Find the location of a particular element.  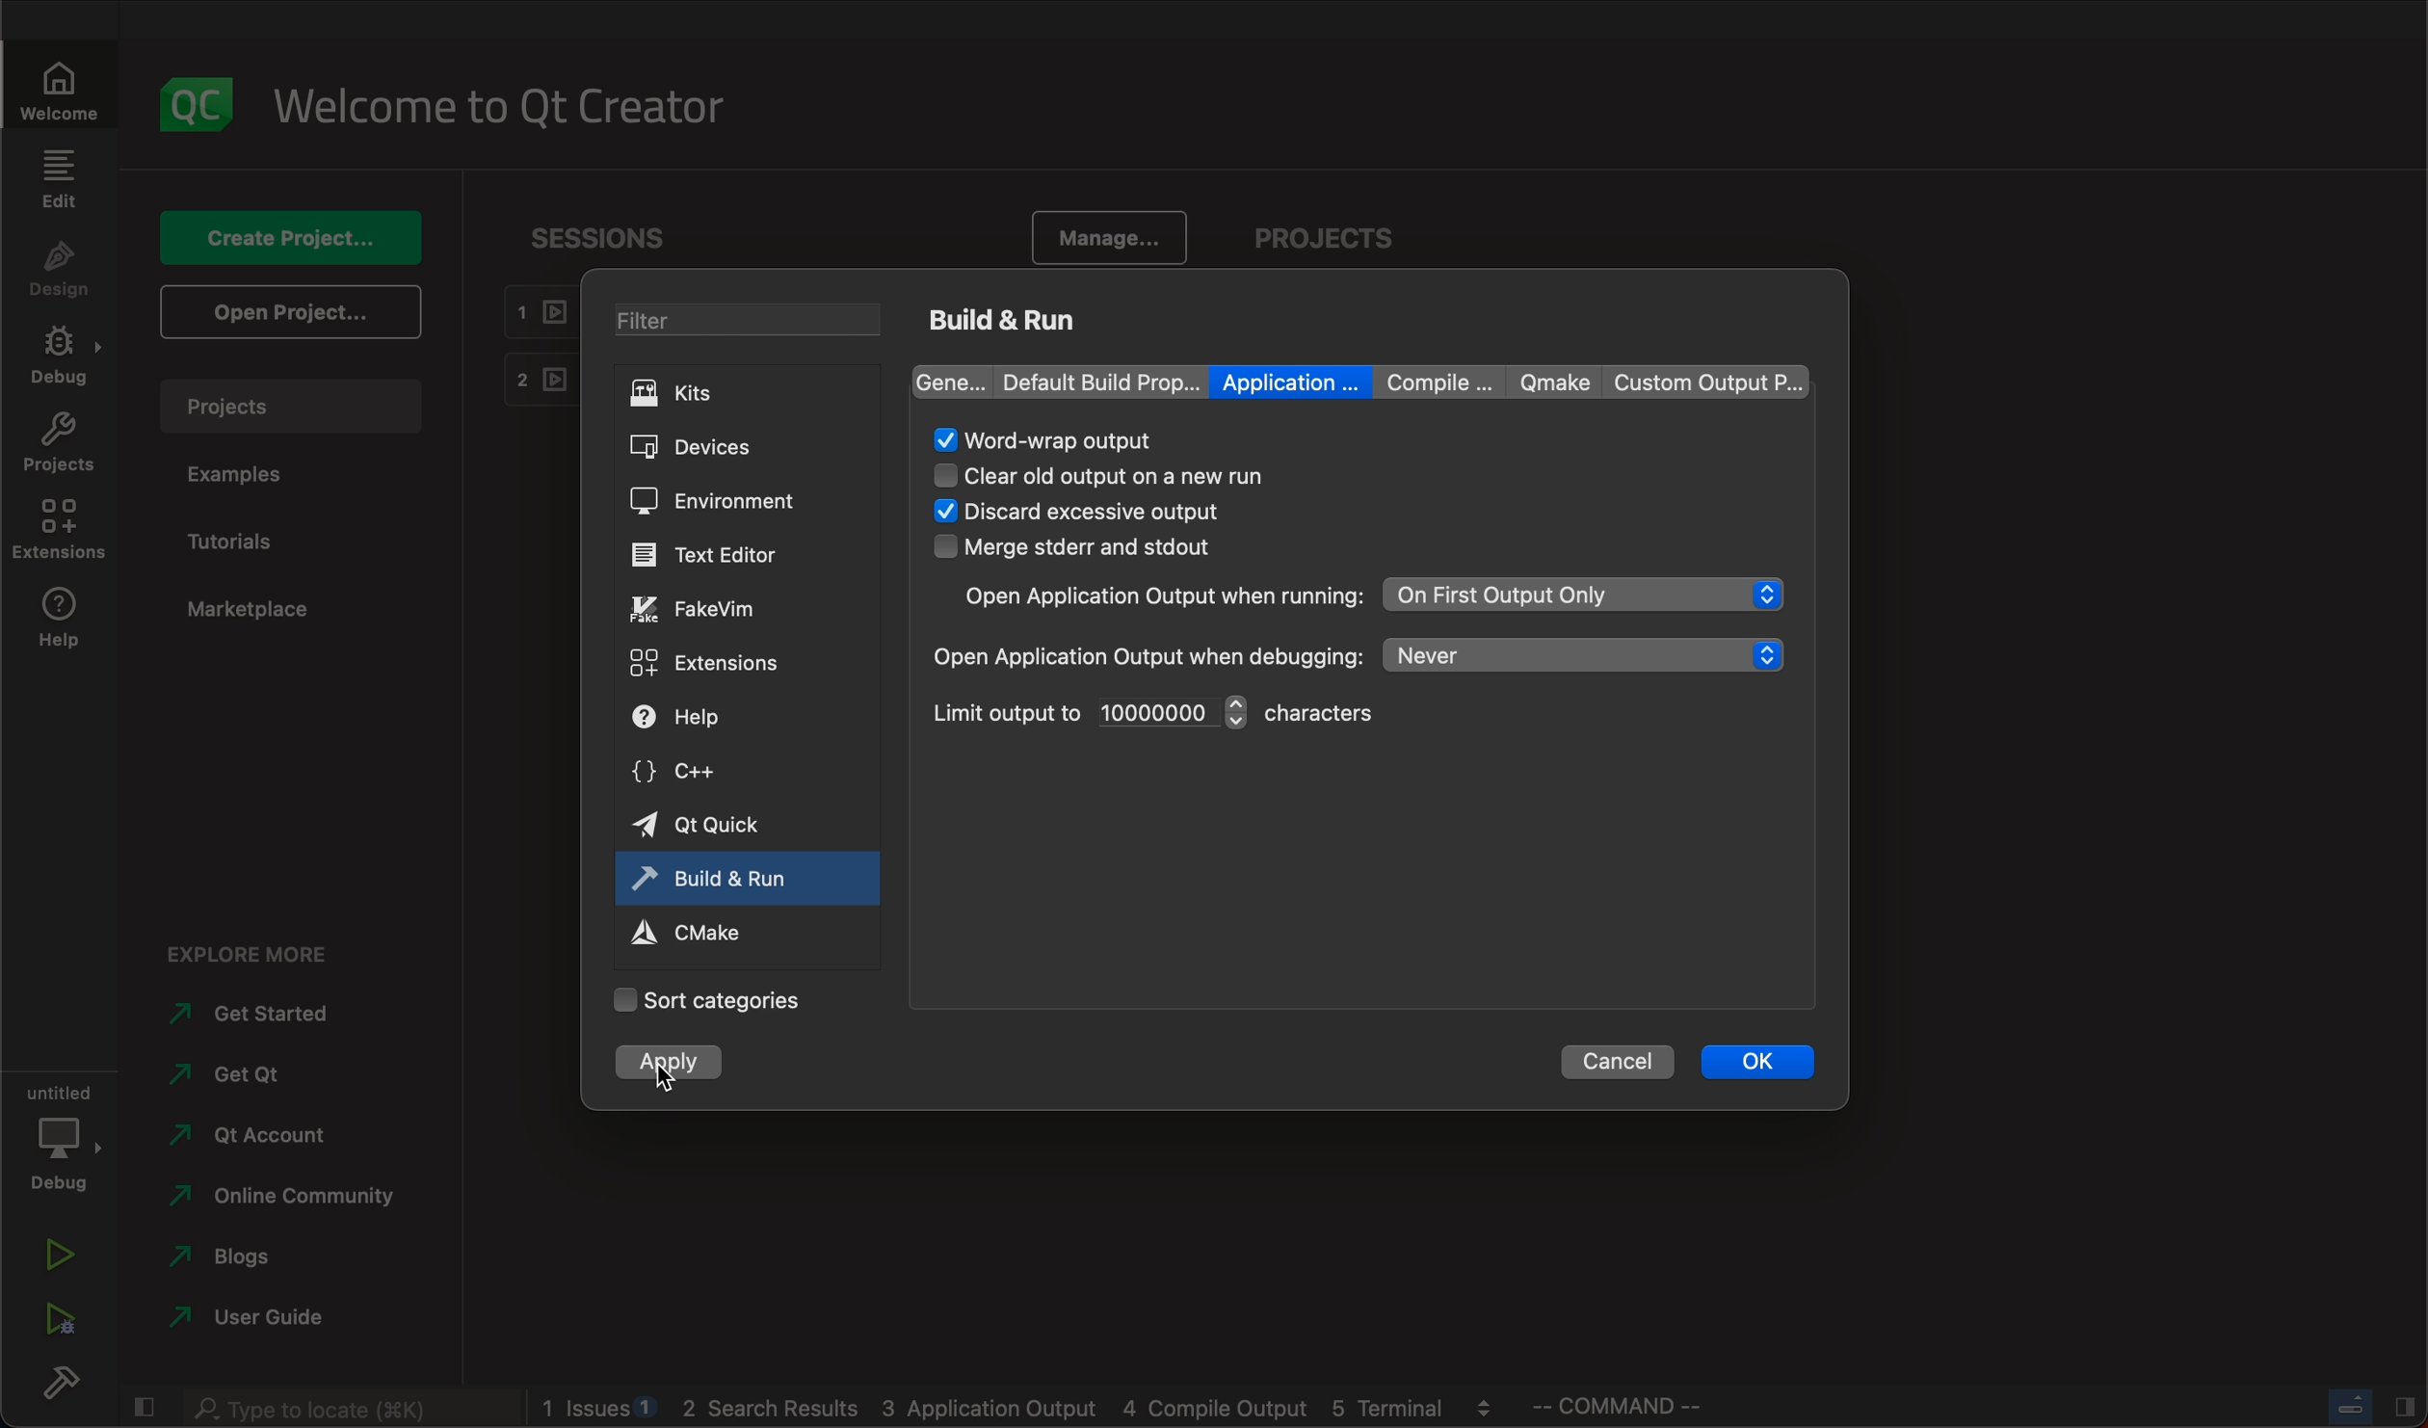

build and run is located at coordinates (1009, 318).